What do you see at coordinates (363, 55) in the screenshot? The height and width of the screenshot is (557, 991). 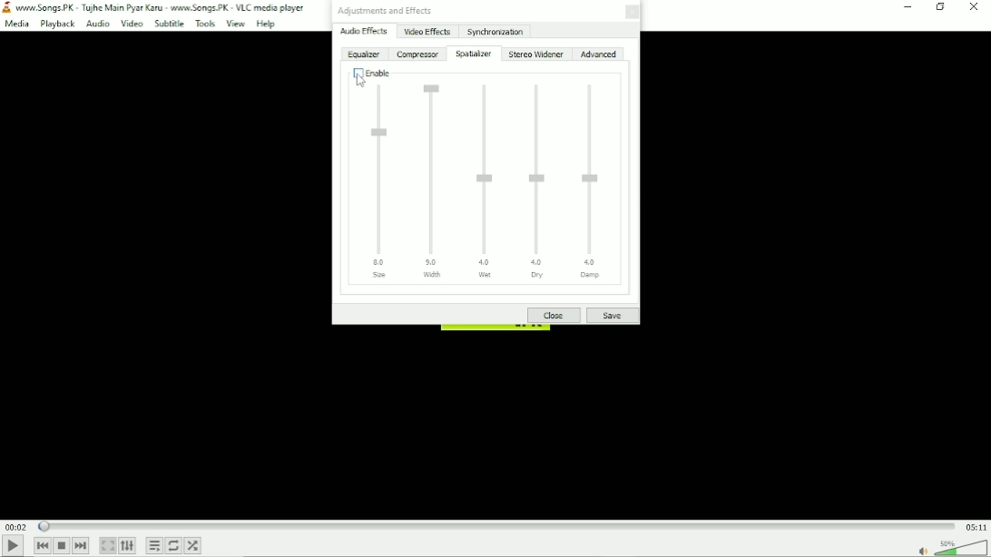 I see `Equalizer` at bounding box center [363, 55].